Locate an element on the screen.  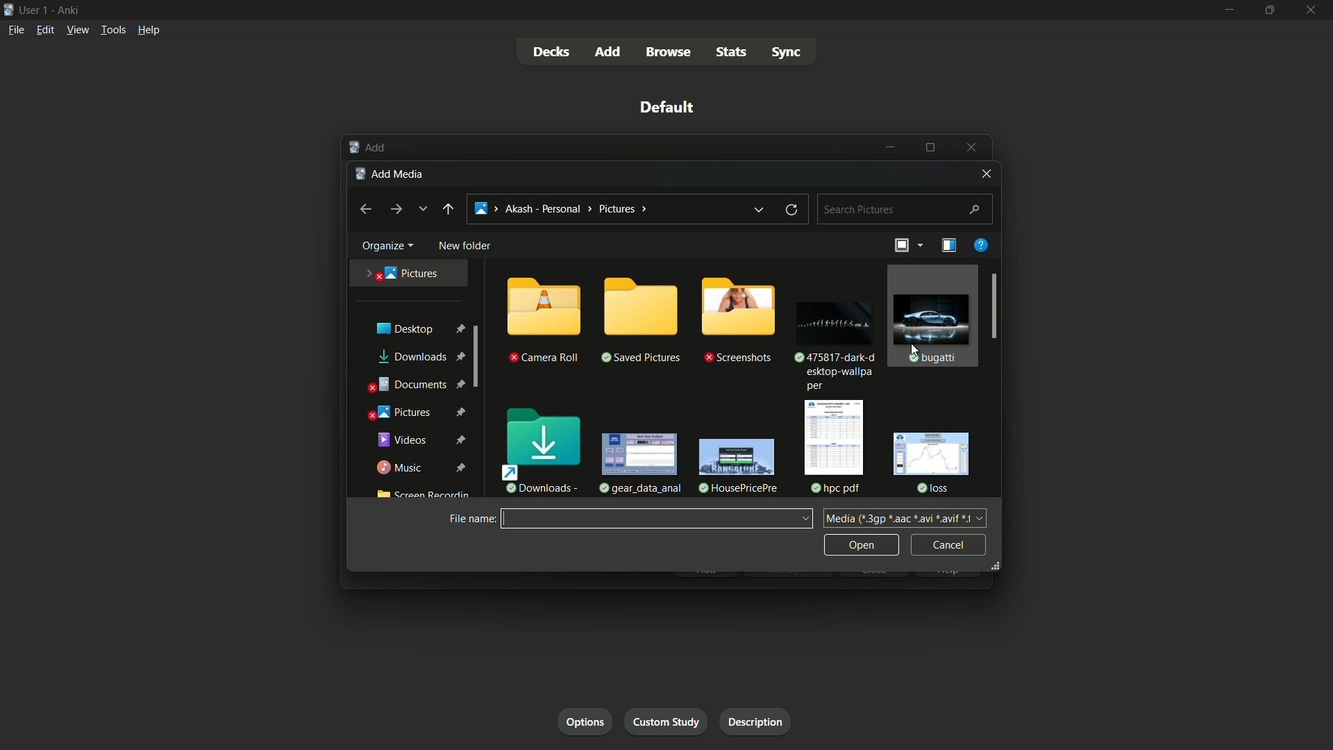
organize is located at coordinates (386, 244).